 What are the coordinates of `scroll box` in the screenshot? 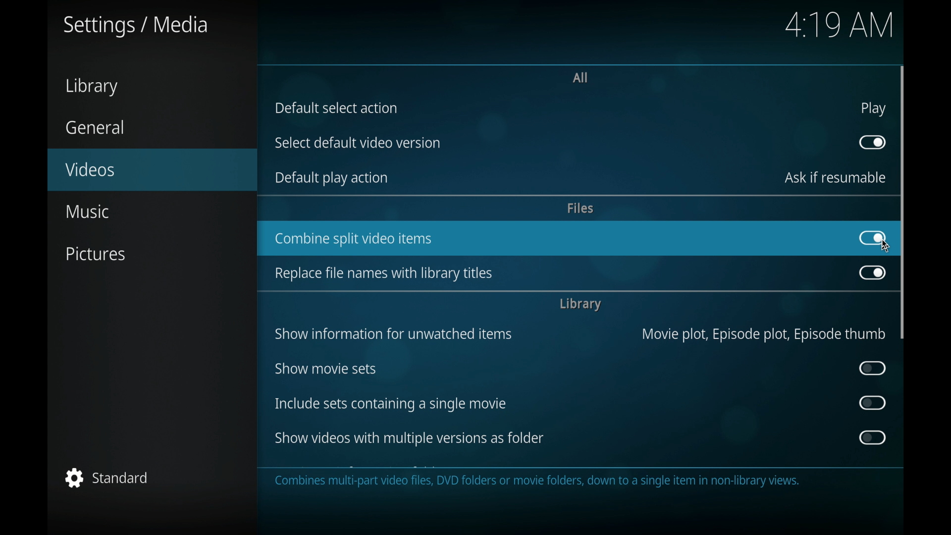 It's located at (903, 202).